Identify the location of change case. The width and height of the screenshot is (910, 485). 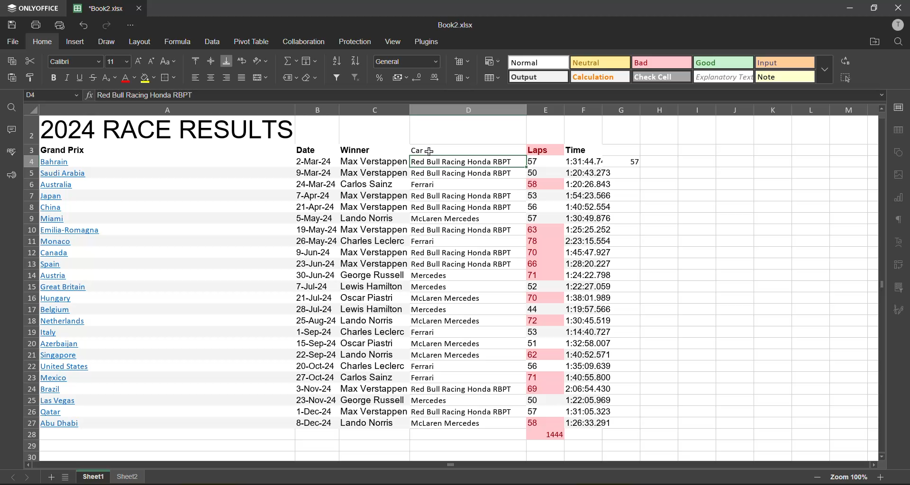
(169, 61).